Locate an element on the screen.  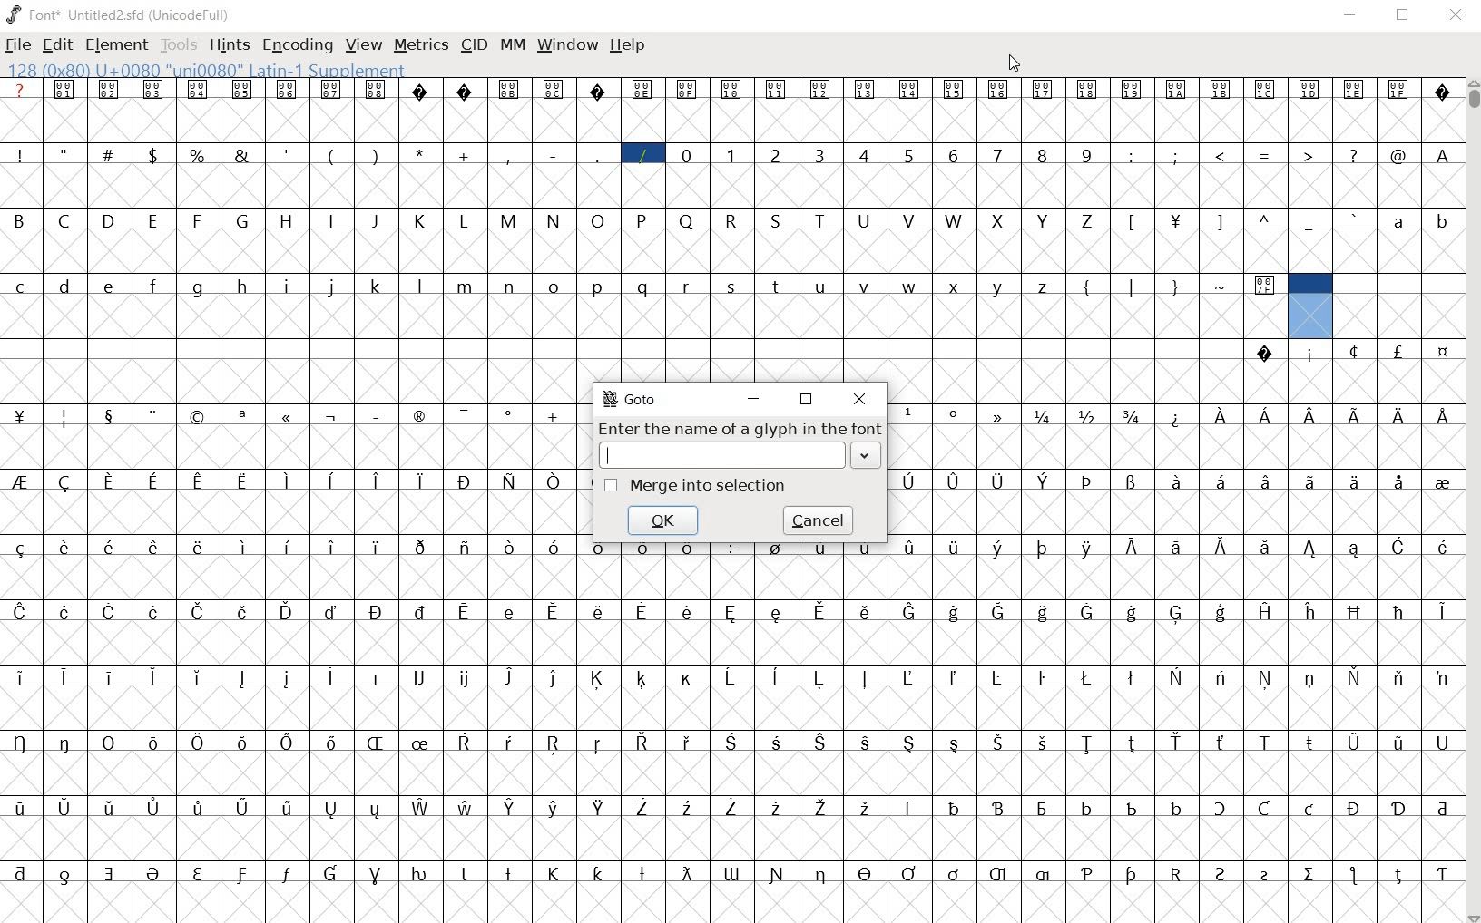
Symbol is located at coordinates (112, 871).